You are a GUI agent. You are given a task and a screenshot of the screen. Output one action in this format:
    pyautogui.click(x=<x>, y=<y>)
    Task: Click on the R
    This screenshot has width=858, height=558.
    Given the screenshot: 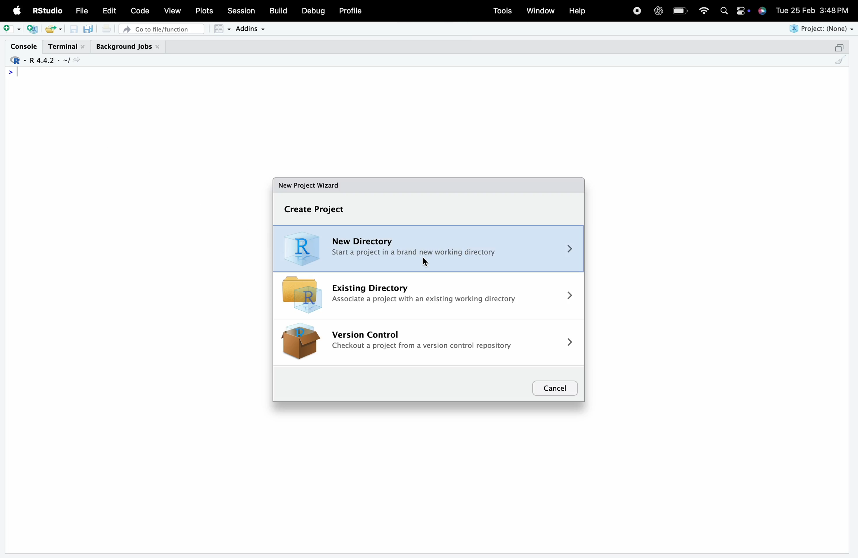 What is the action you would take?
    pyautogui.click(x=17, y=61)
    